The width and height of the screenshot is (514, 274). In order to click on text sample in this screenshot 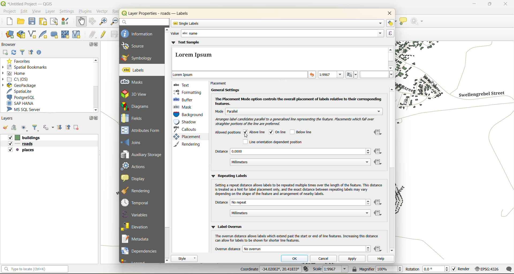, I will do `click(279, 55)`.